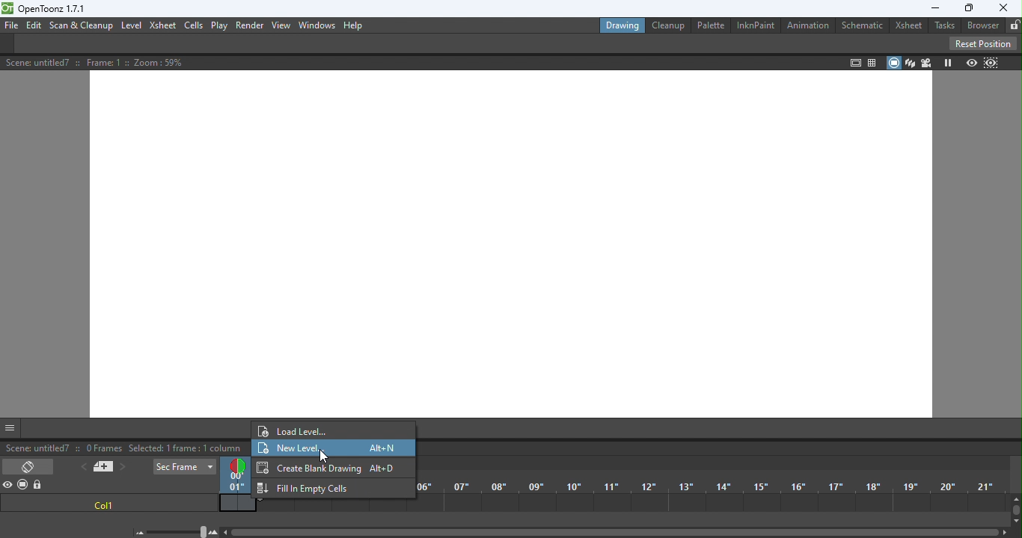  Describe the element at coordinates (946, 63) in the screenshot. I see `Freeze` at that location.